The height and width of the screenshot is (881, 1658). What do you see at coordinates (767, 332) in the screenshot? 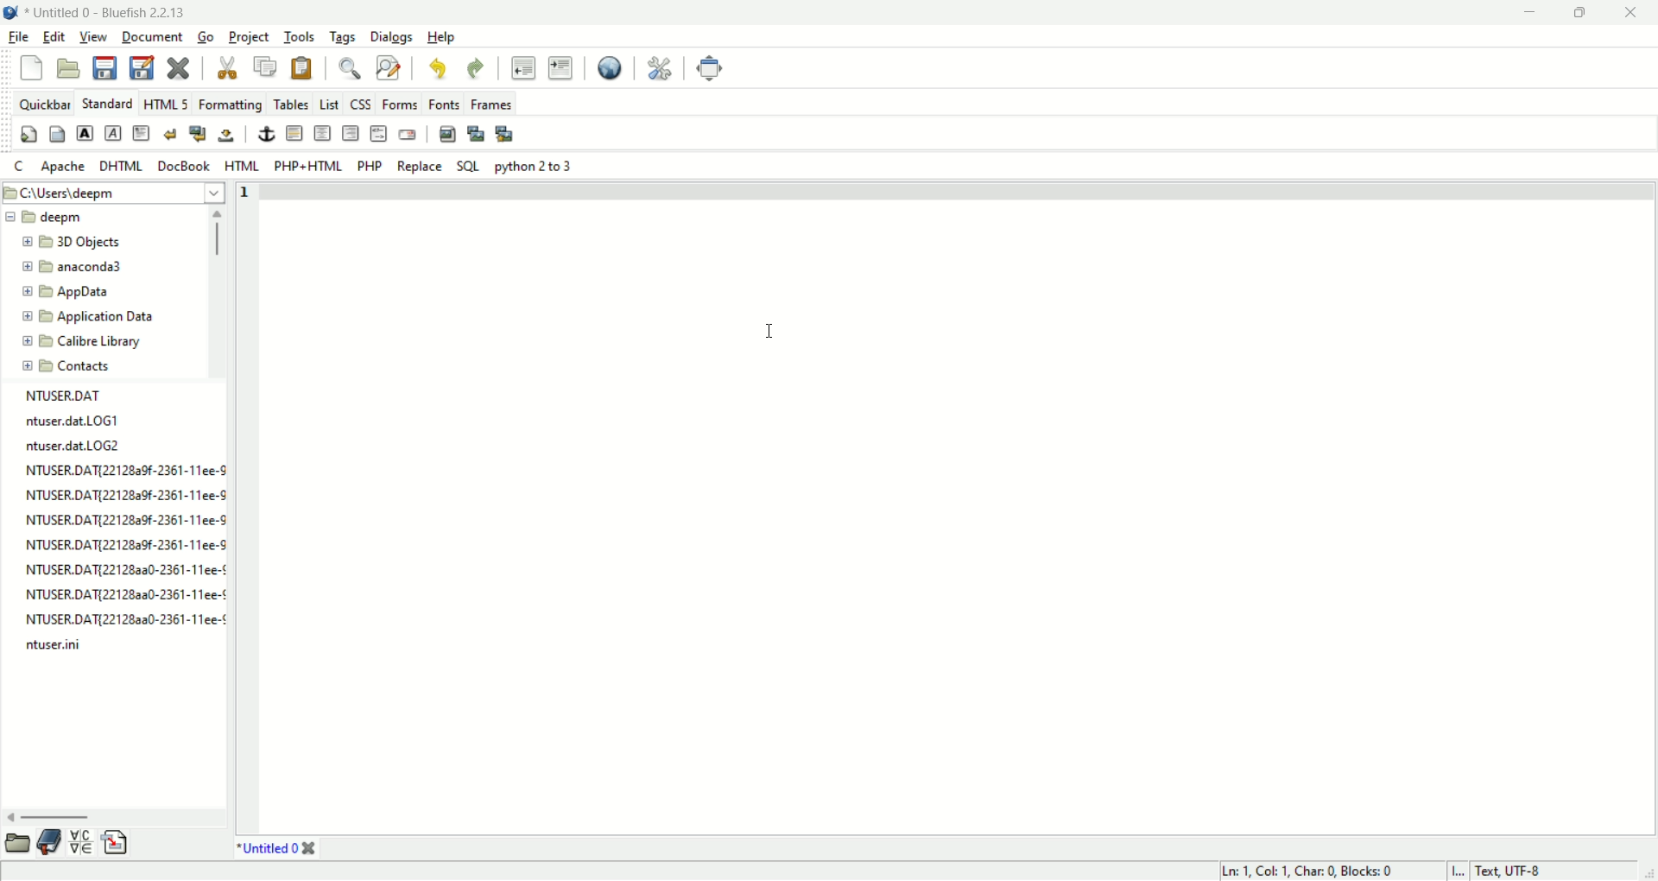
I see `cursor` at bounding box center [767, 332].